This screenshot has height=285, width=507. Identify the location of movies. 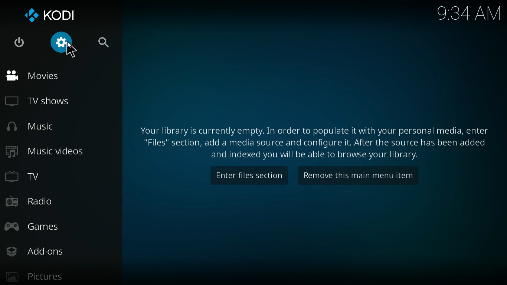
(47, 76).